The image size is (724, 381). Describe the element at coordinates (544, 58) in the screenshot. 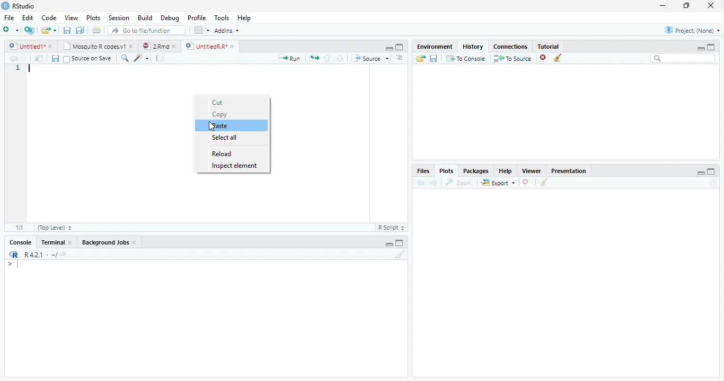

I see `close` at that location.